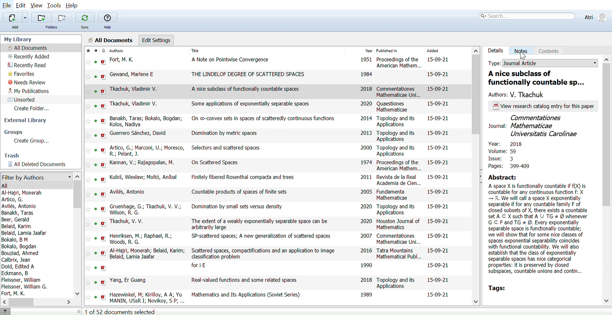 This screenshot has width=612, height=315. What do you see at coordinates (37, 141) in the screenshot?
I see `Create Group` at bounding box center [37, 141].